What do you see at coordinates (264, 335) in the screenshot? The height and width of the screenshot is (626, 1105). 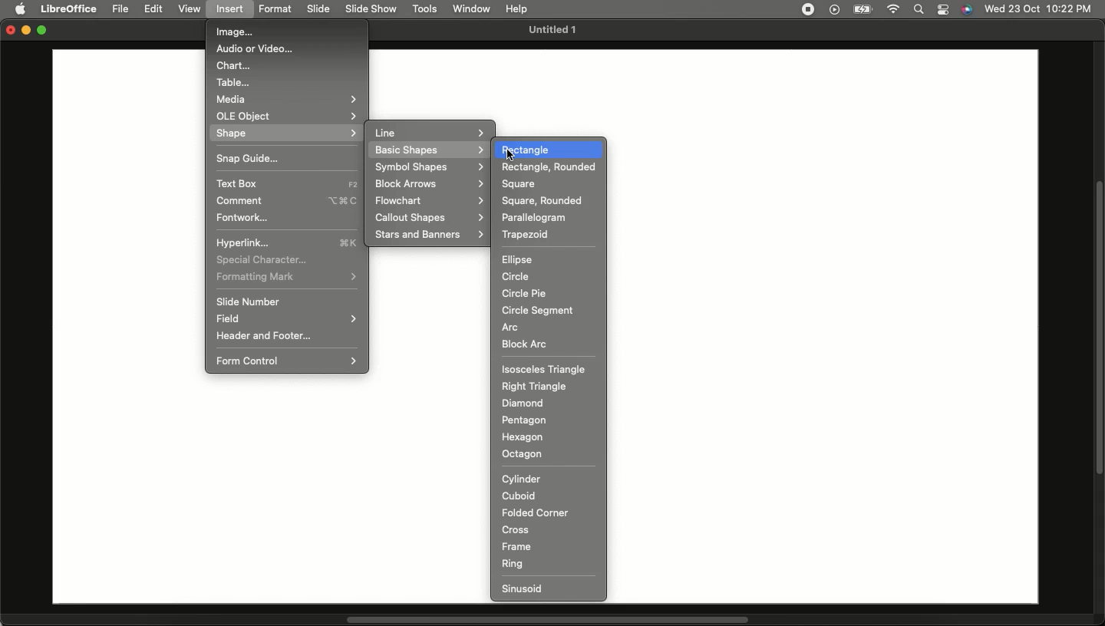 I see `Header and footer` at bounding box center [264, 335].